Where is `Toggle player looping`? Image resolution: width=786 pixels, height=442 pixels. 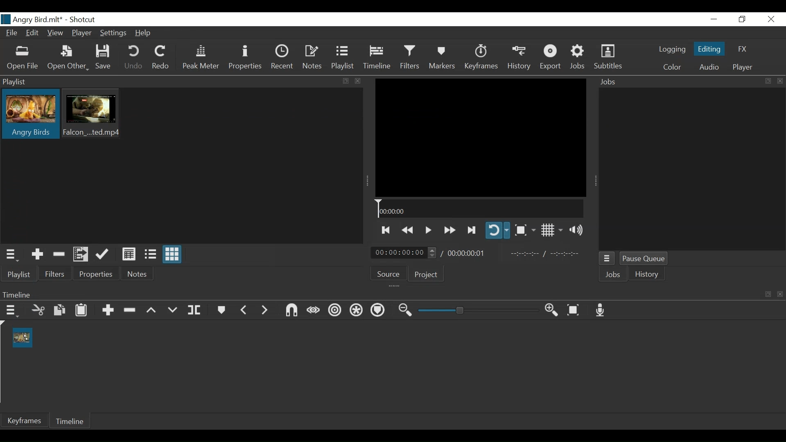 Toggle player looping is located at coordinates (497, 231).